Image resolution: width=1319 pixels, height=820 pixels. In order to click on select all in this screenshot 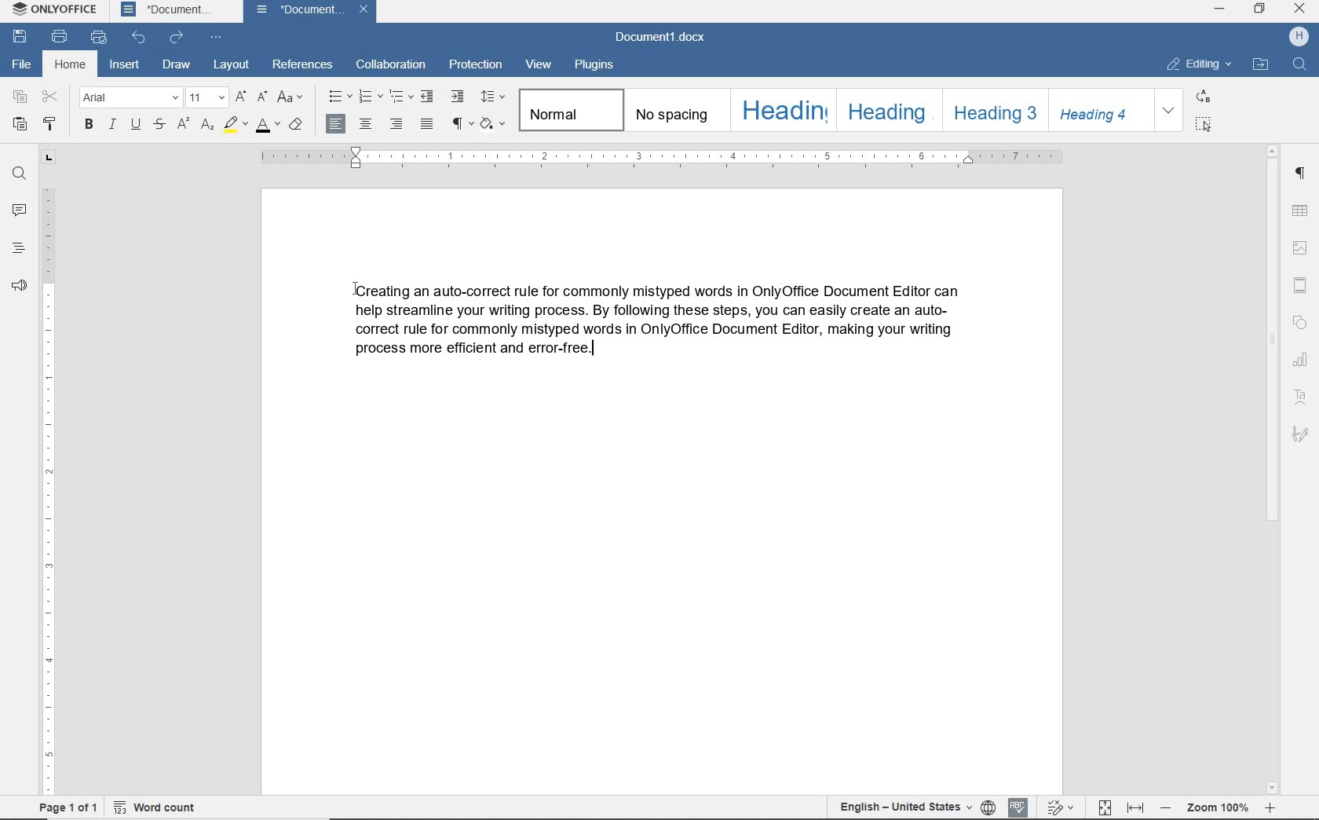, I will do `click(1204, 126)`.